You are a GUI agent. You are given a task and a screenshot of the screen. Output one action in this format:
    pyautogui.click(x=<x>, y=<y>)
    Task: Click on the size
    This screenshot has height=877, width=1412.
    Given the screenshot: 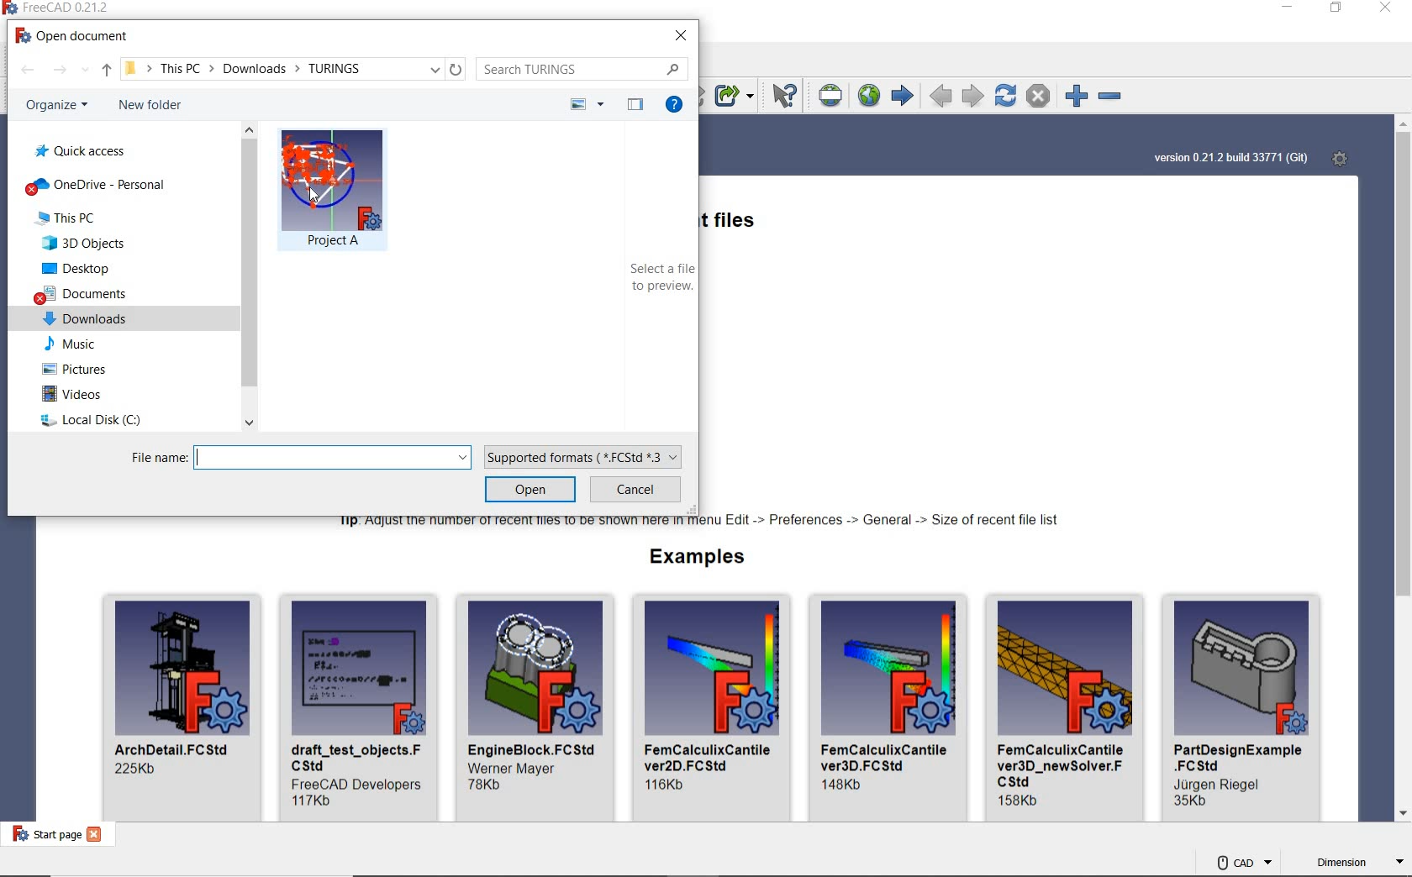 What is the action you would take?
    pyautogui.click(x=313, y=801)
    